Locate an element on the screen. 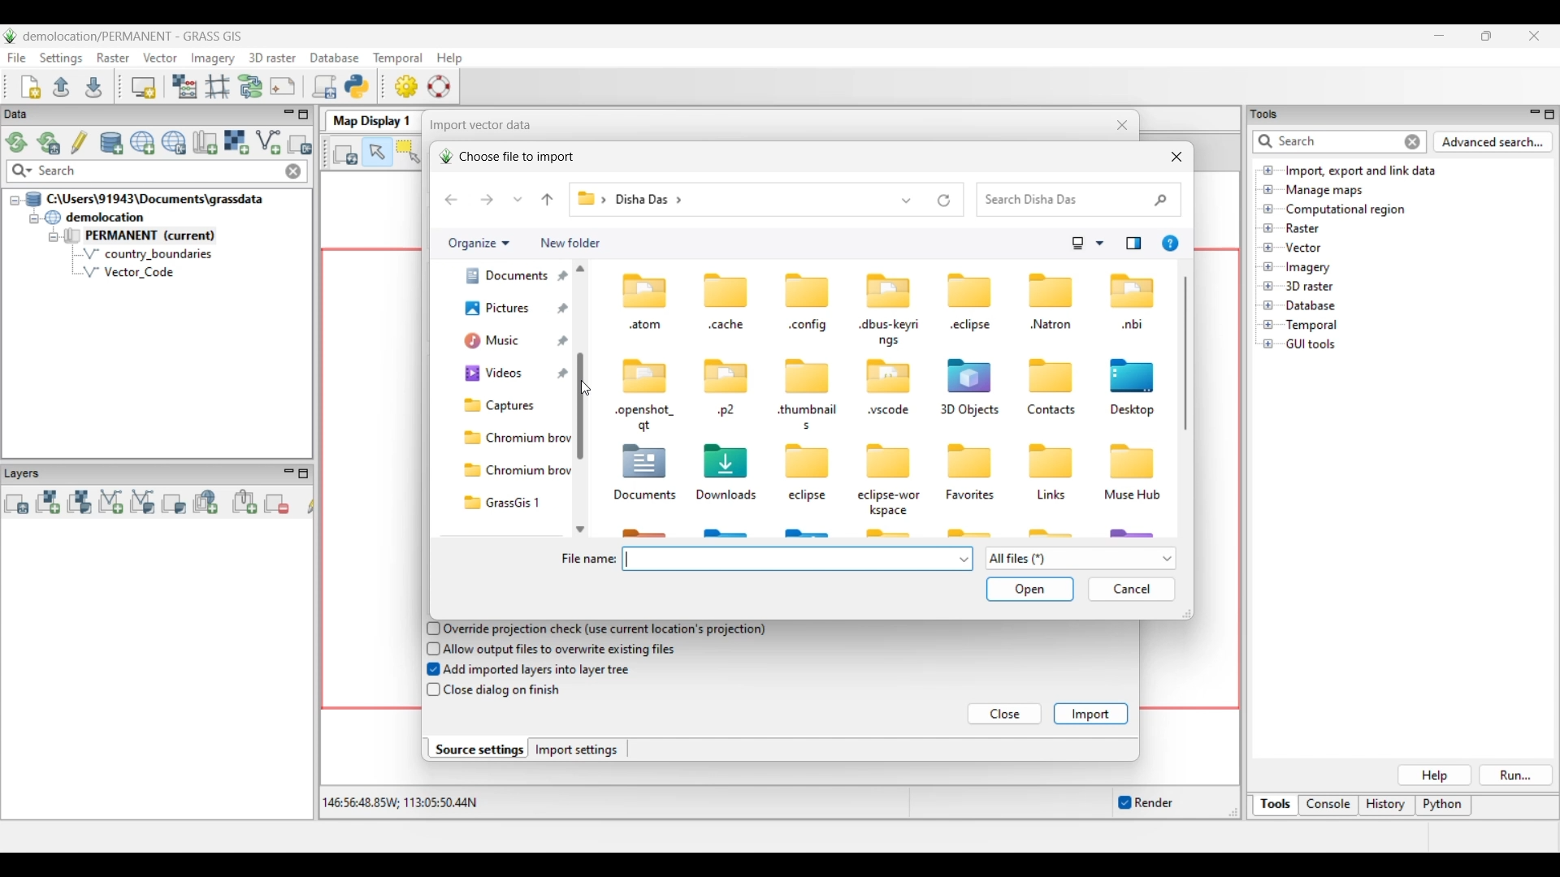 The height and width of the screenshot is (877, 1560). Software logo is located at coordinates (11, 36).